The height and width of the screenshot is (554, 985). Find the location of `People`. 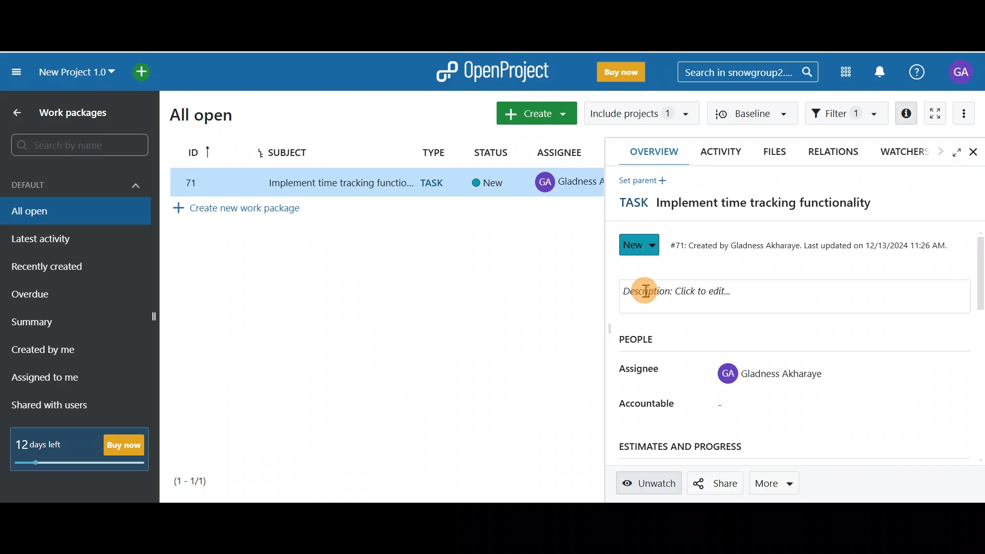

People is located at coordinates (648, 340).